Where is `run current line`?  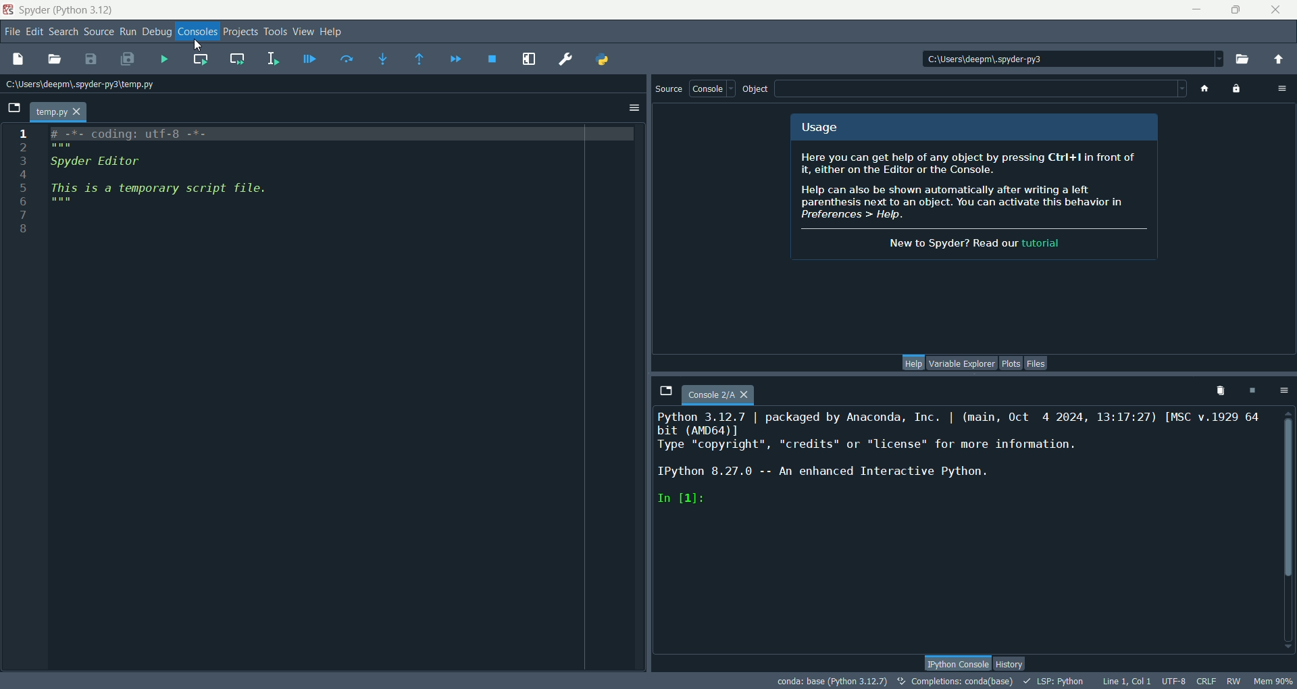
run current line is located at coordinates (344, 60).